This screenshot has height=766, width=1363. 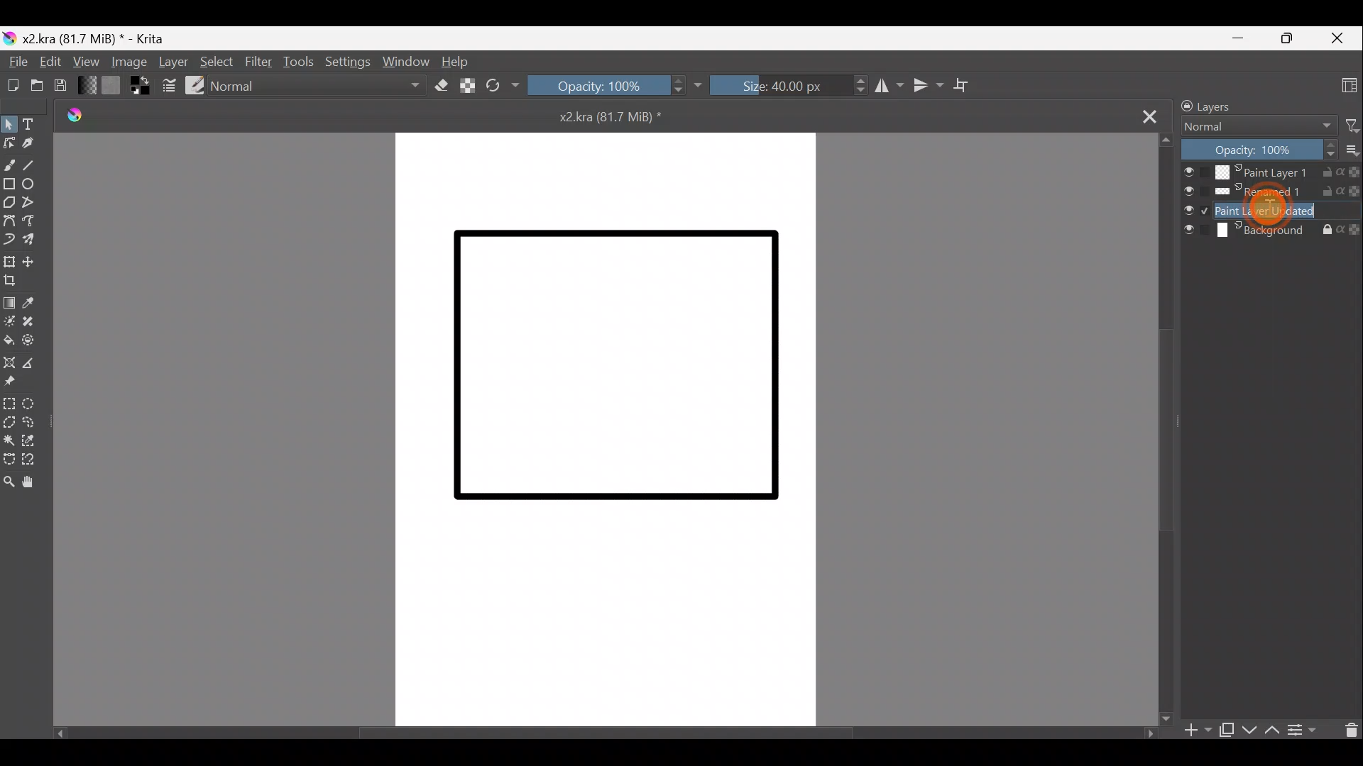 I want to click on Magnetic curve selection tool, so click(x=33, y=460).